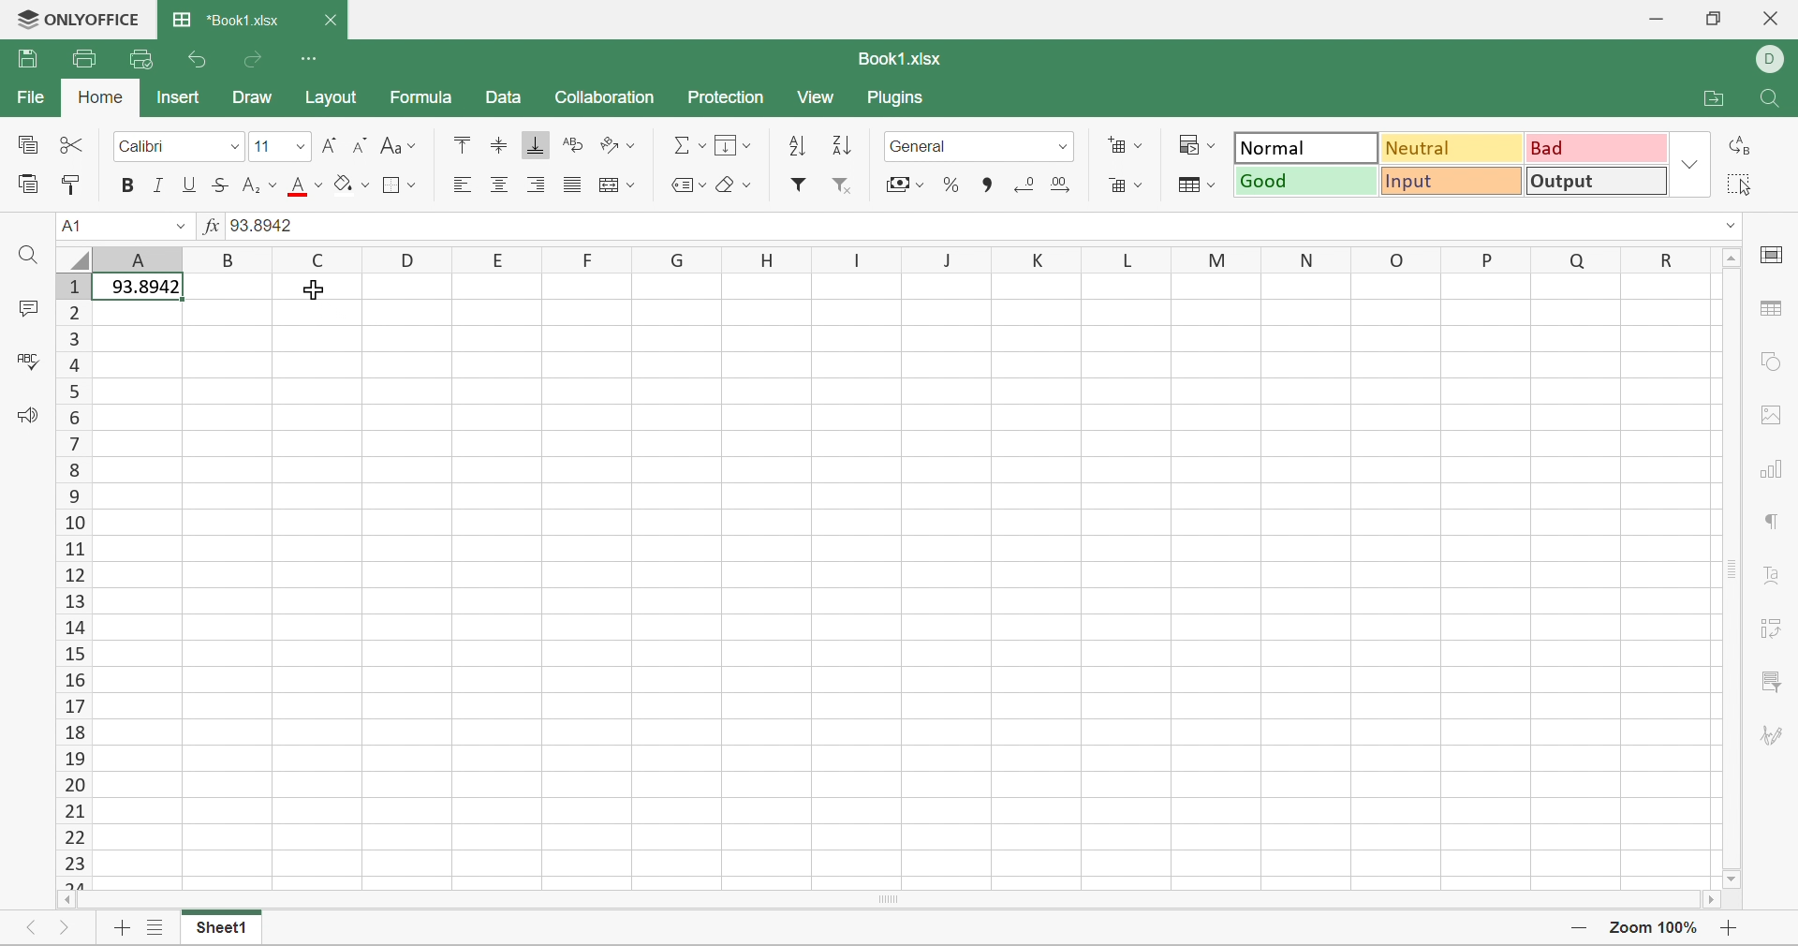  Describe the element at coordinates (217, 930) in the screenshot. I see `Sheet1` at that location.